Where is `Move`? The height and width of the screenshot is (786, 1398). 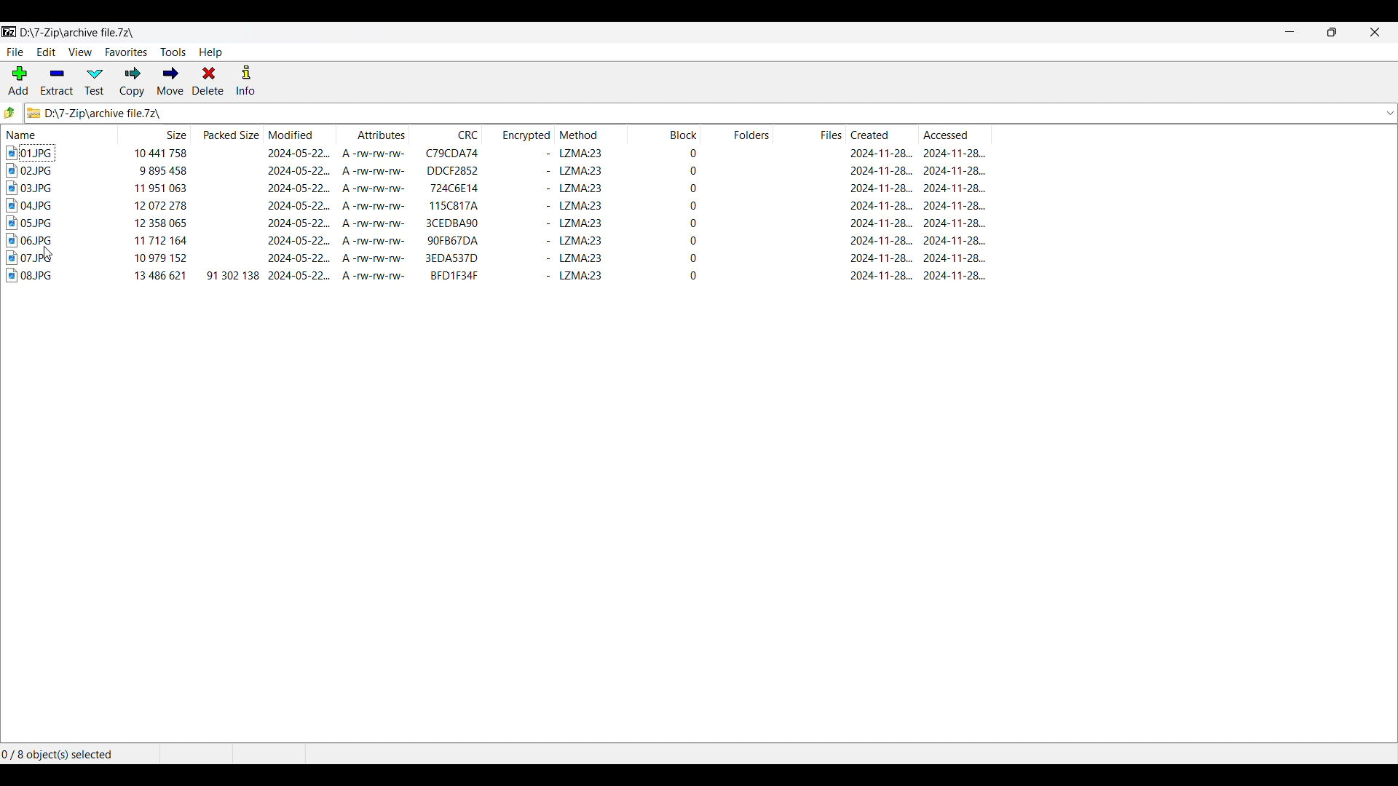 Move is located at coordinates (170, 82).